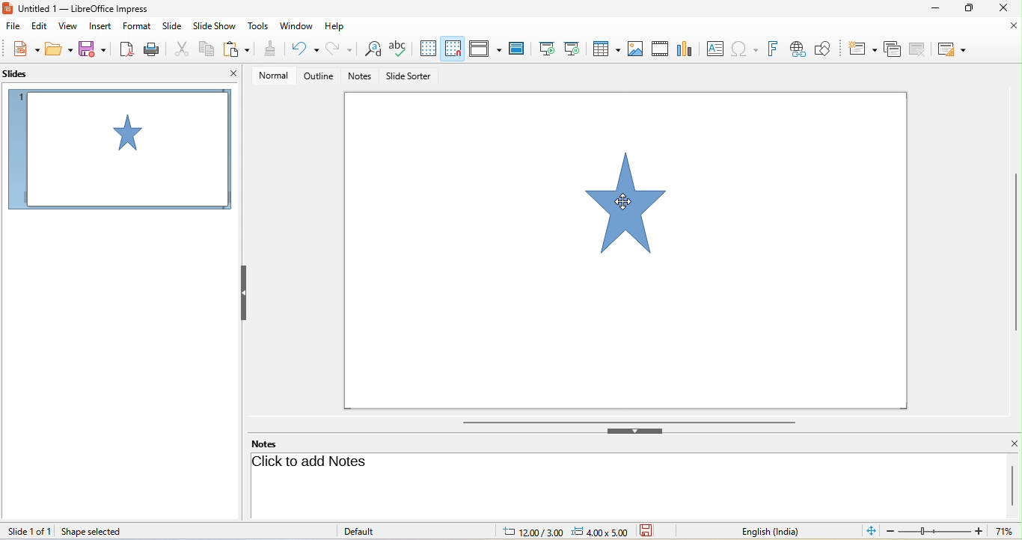  Describe the element at coordinates (545, 49) in the screenshot. I see `start from first slide` at that location.